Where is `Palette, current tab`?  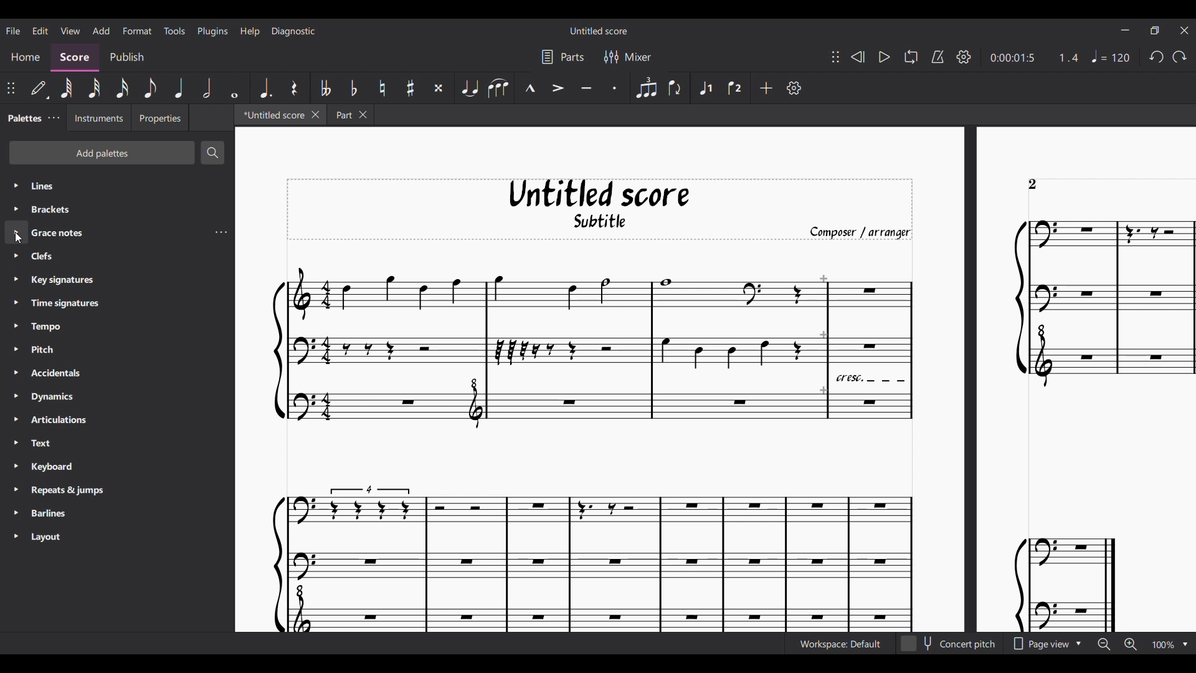
Palette, current tab is located at coordinates (23, 118).